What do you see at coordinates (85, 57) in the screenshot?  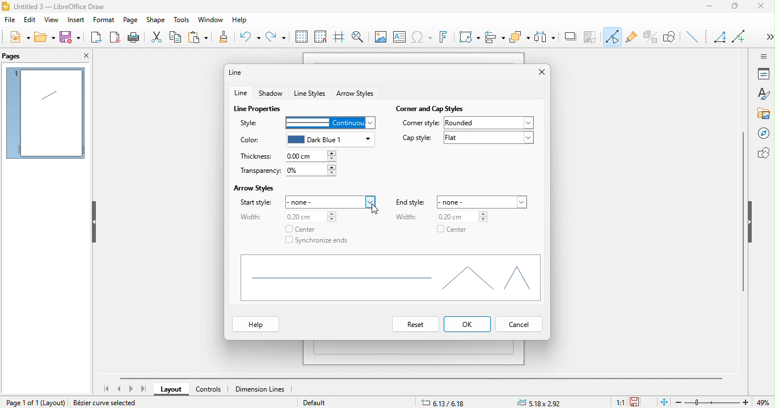 I see `close` at bounding box center [85, 57].